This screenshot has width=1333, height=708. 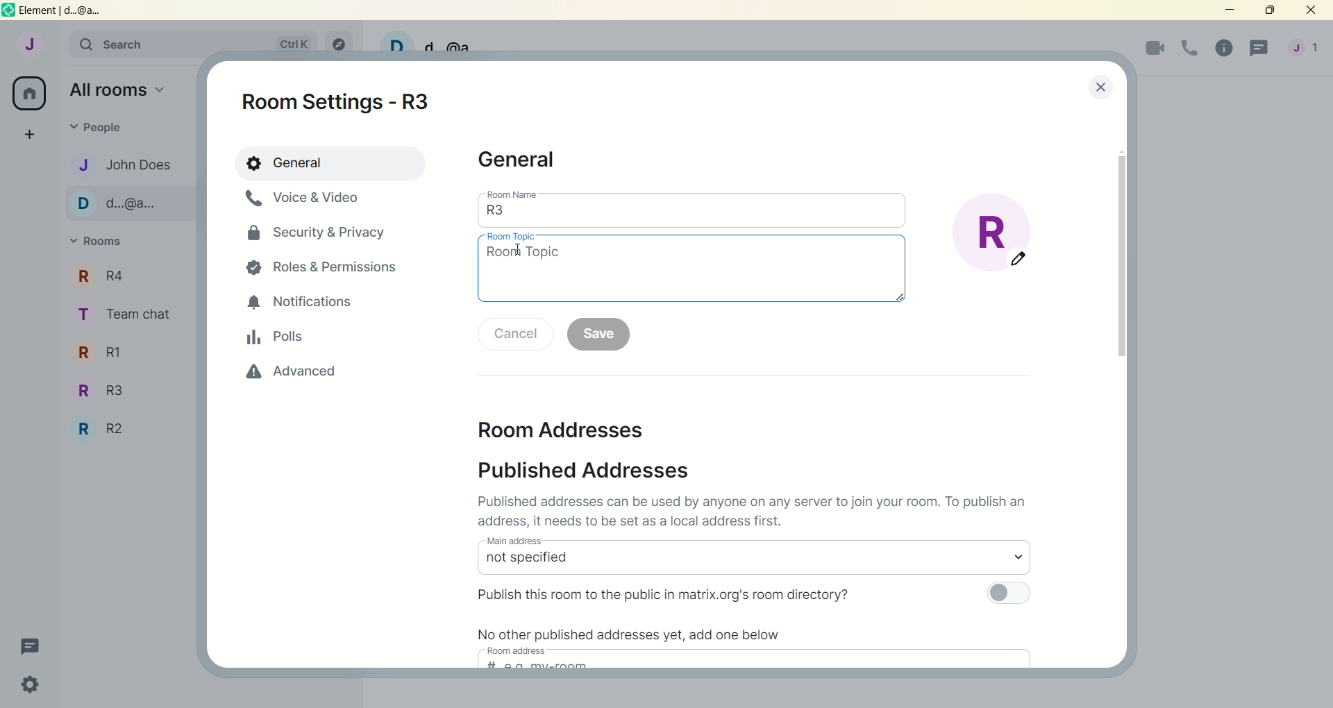 What do you see at coordinates (514, 194) in the screenshot?
I see `room name` at bounding box center [514, 194].